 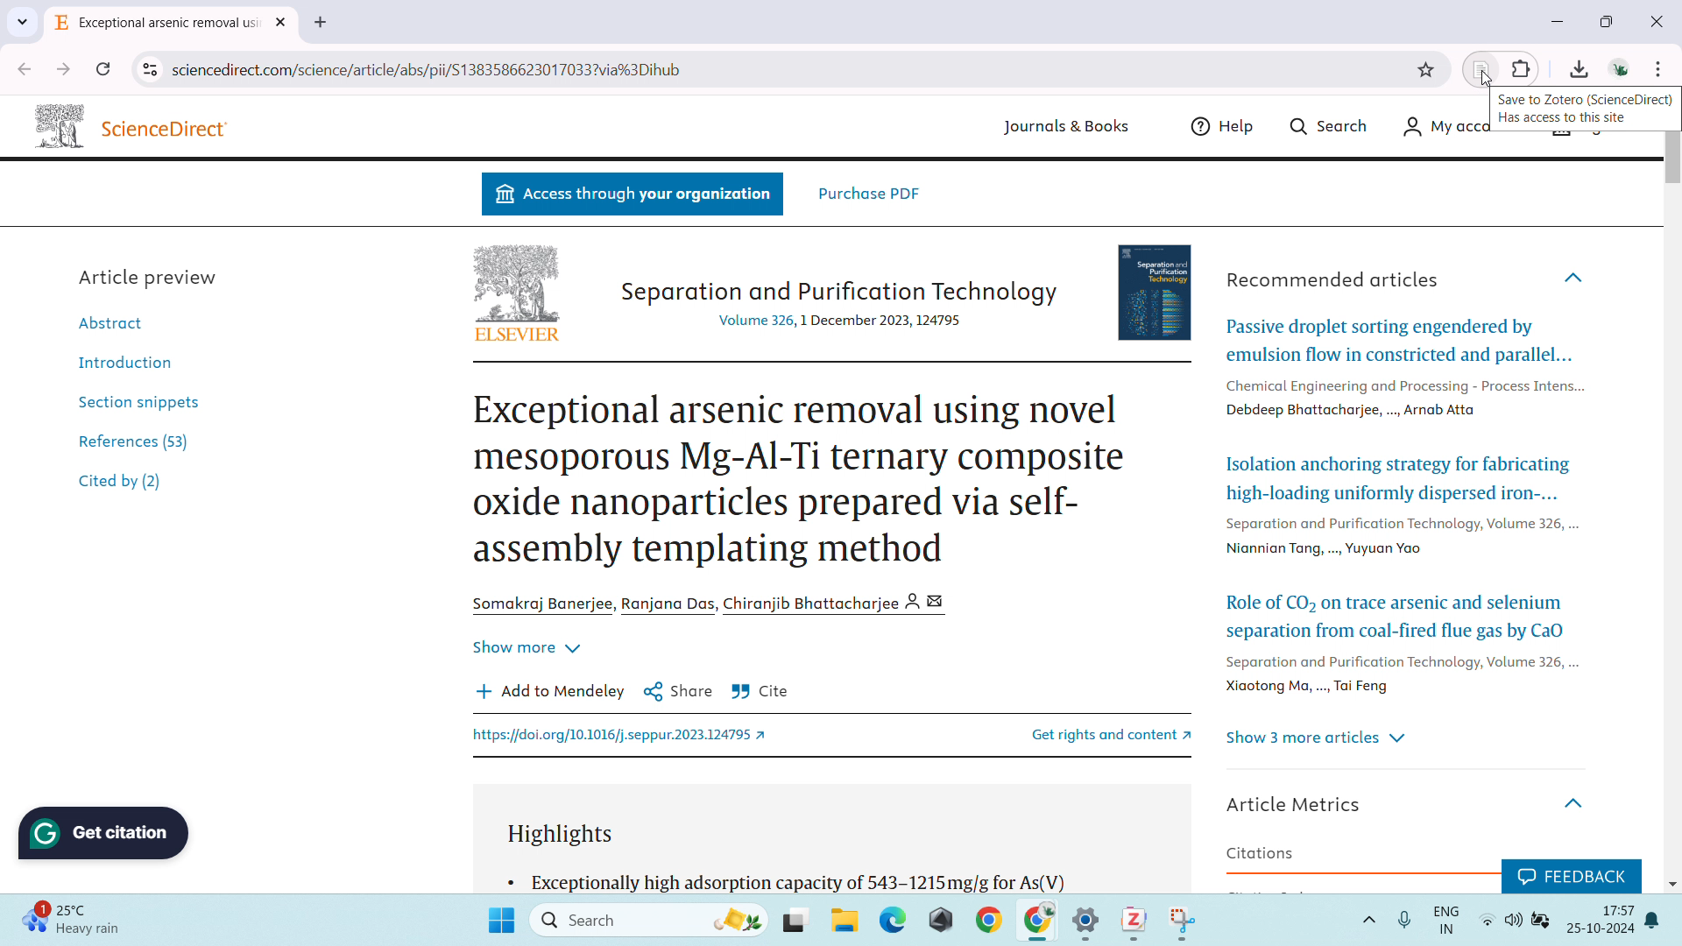 What do you see at coordinates (1299, 802) in the screenshot?
I see `Article Metrics` at bounding box center [1299, 802].